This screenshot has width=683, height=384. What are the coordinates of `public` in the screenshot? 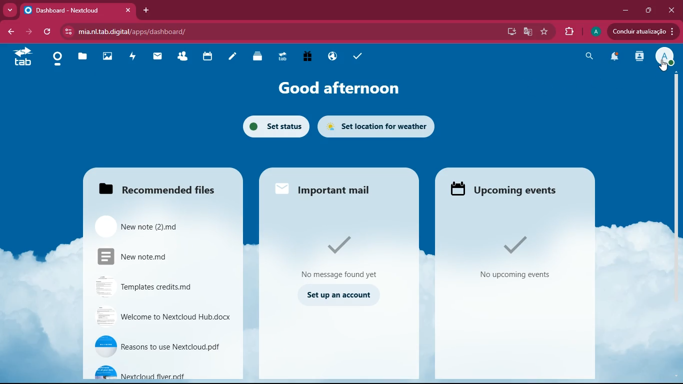 It's located at (330, 55).